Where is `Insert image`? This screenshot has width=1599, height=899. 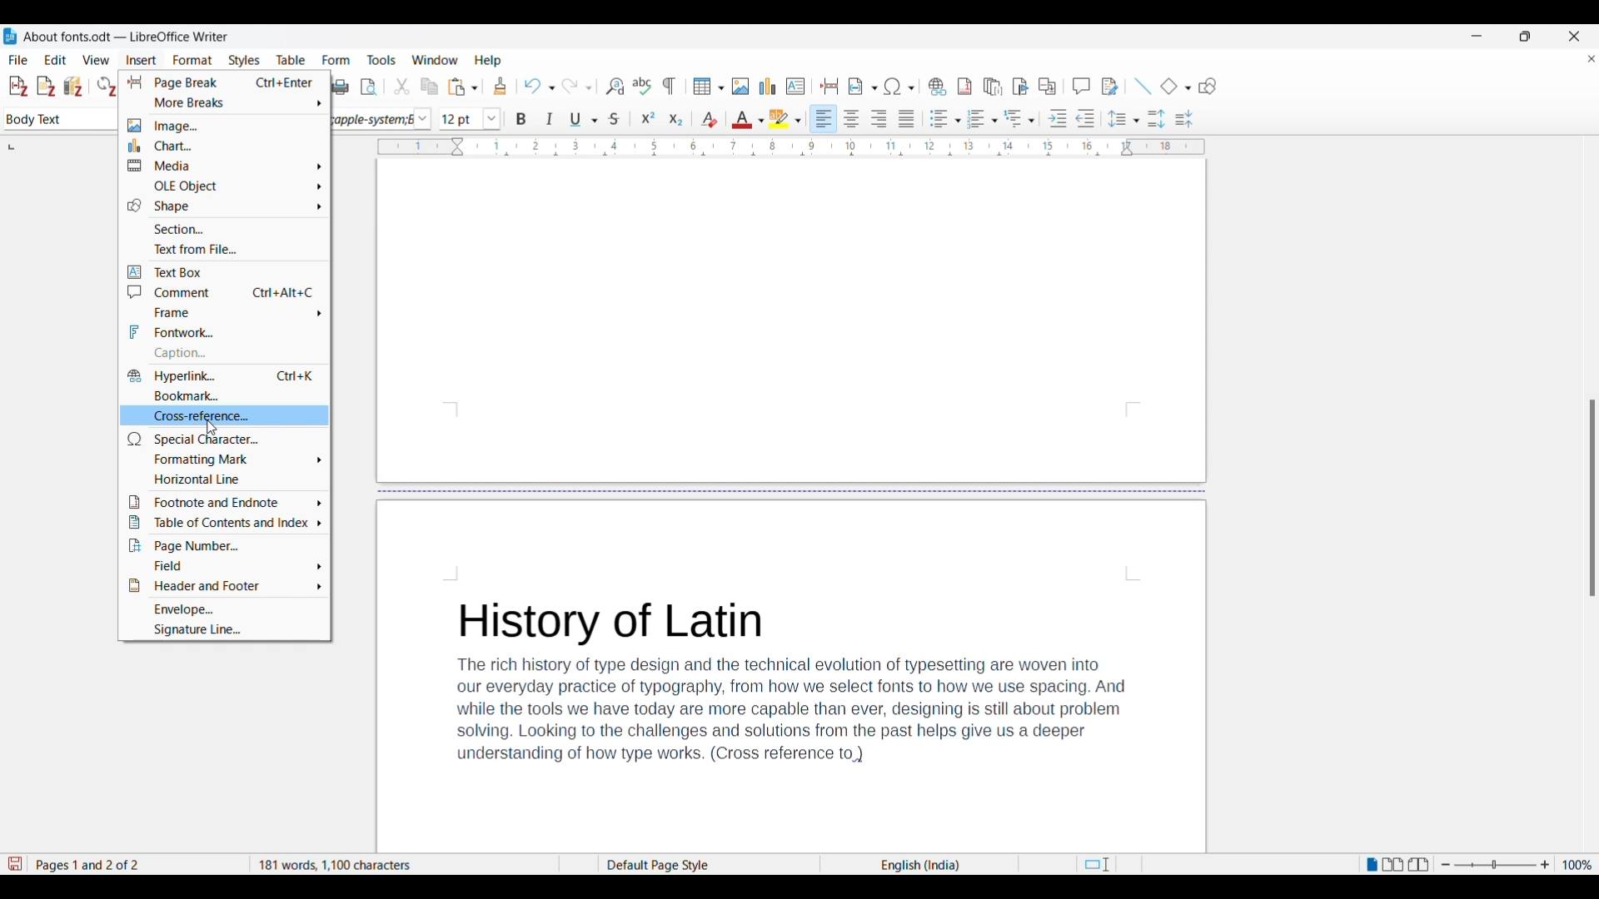
Insert image is located at coordinates (740, 87).